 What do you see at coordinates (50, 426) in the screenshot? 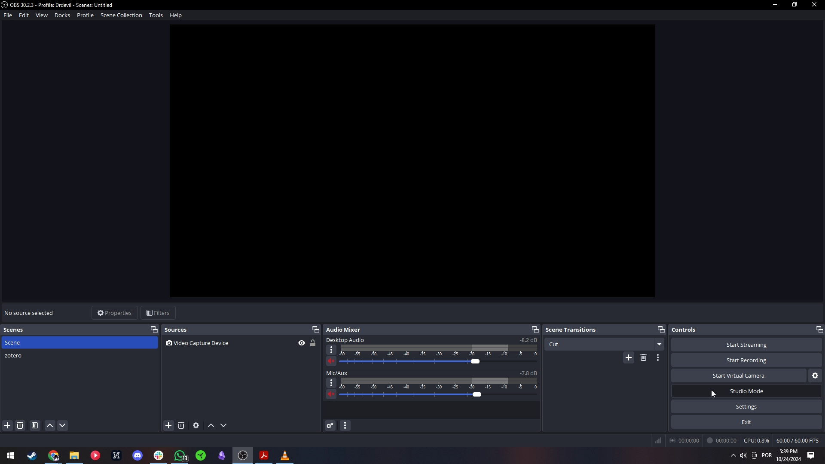
I see `Move scene up` at bounding box center [50, 426].